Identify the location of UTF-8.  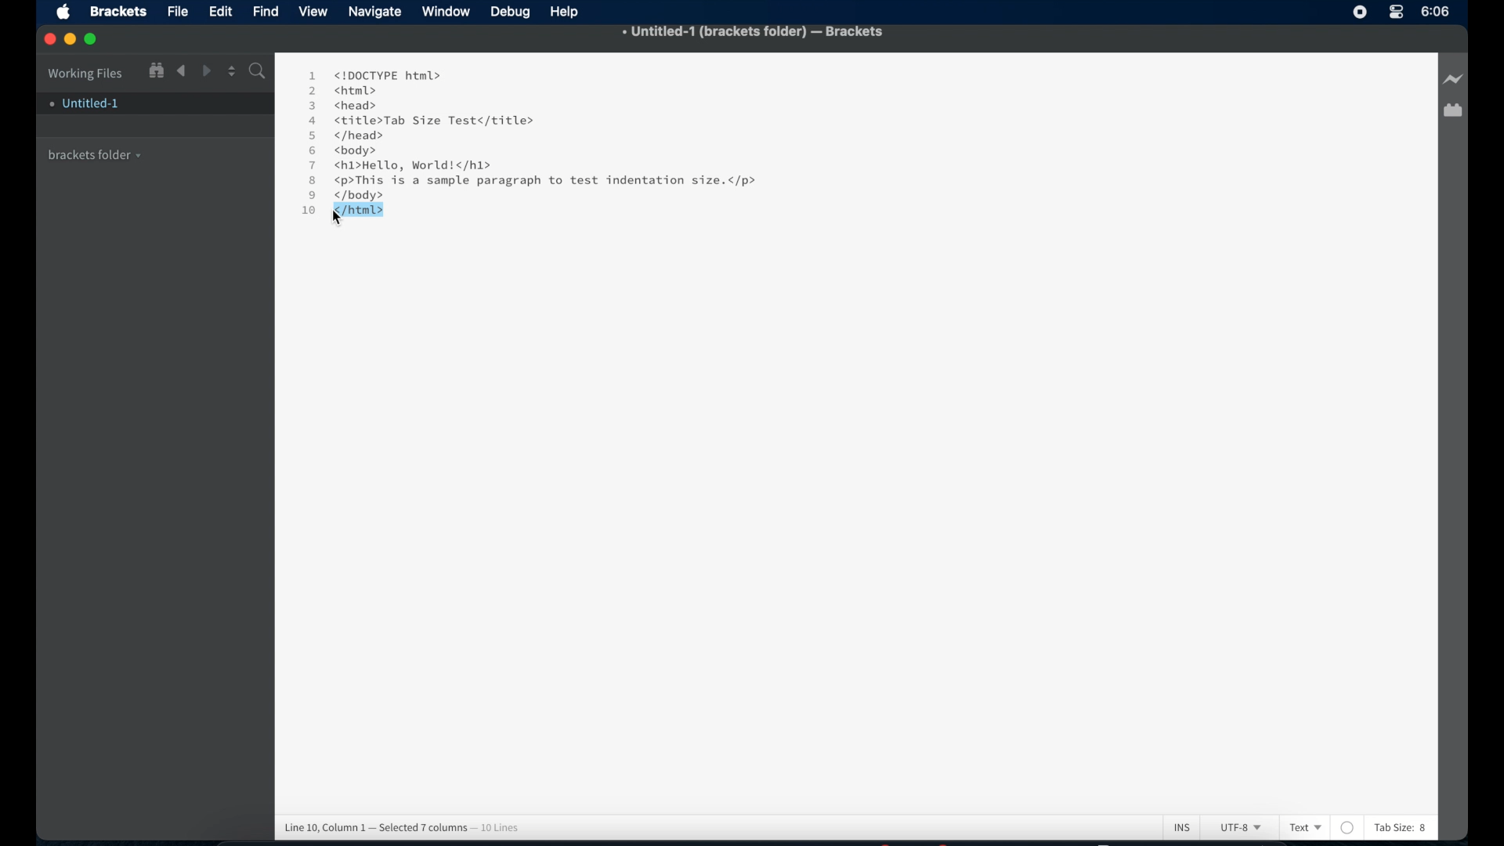
(1238, 829).